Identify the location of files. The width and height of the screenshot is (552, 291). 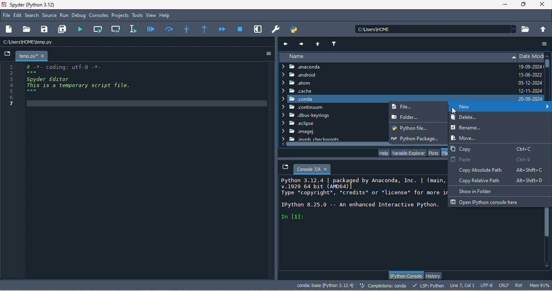
(446, 152).